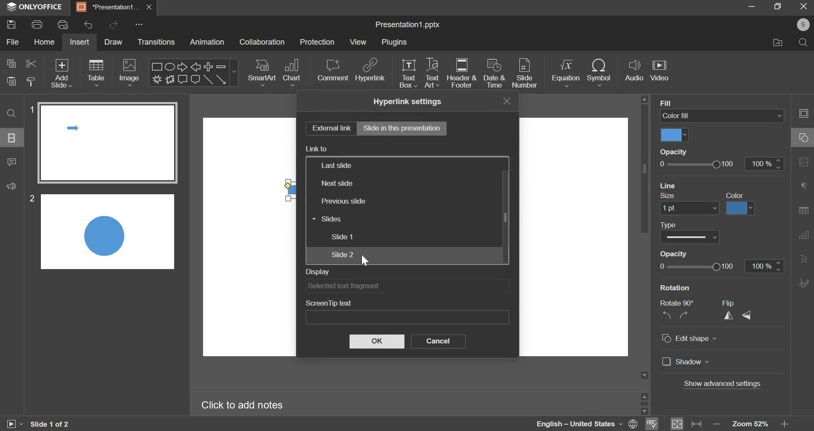  Describe the element at coordinates (38, 24) in the screenshot. I see `print` at that location.